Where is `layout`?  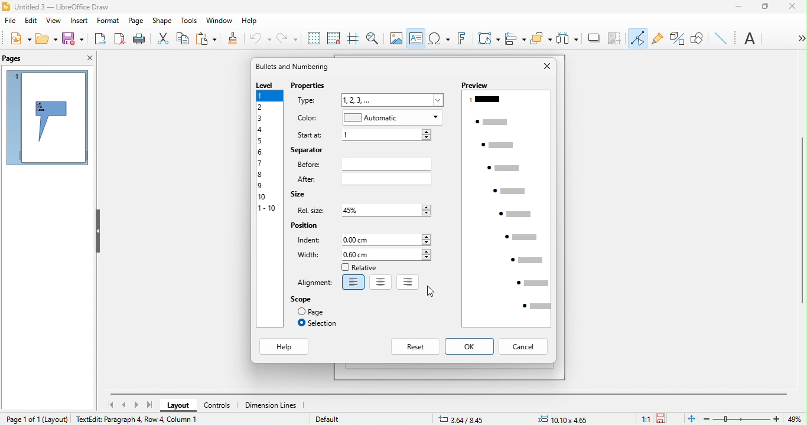 layout is located at coordinates (57, 418).